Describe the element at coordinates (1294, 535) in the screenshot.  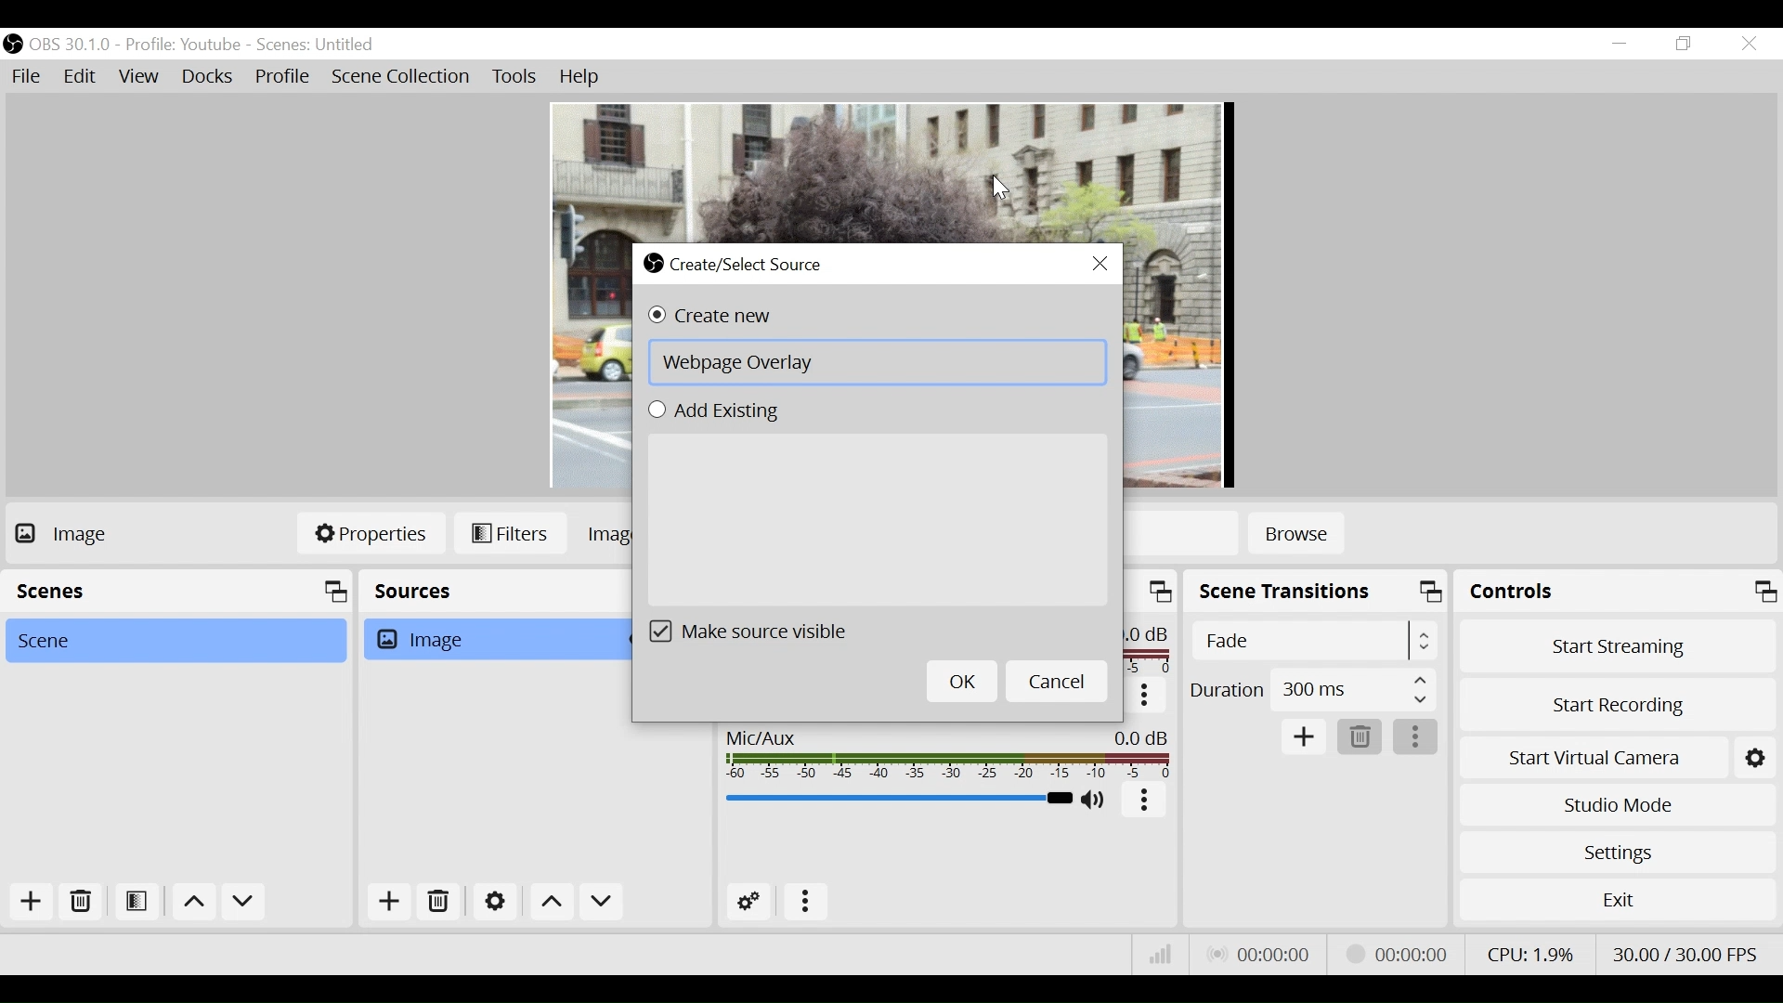
I see `Browse ` at that location.